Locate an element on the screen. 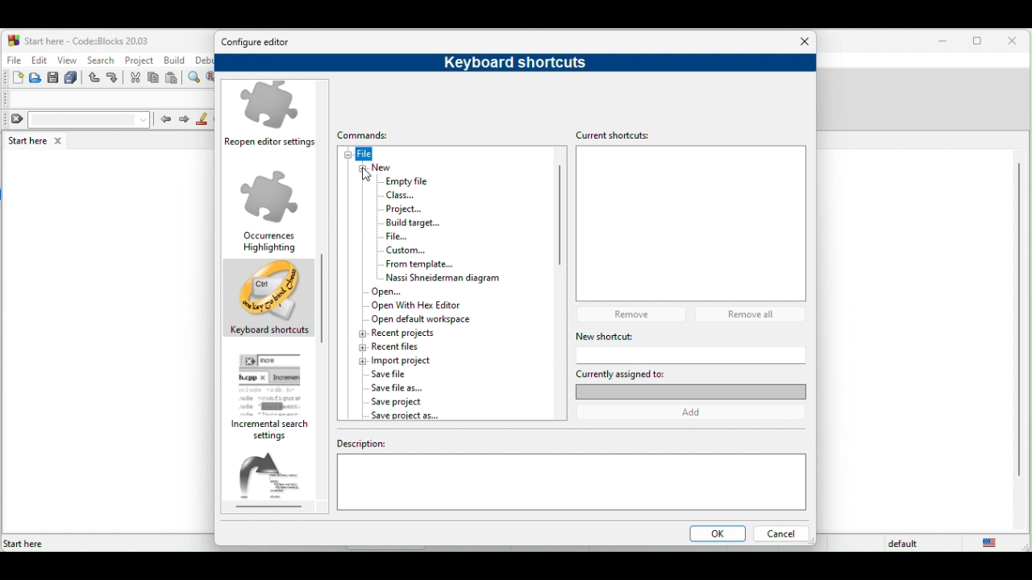 Image resolution: width=1032 pixels, height=580 pixels. cancel is located at coordinates (780, 535).